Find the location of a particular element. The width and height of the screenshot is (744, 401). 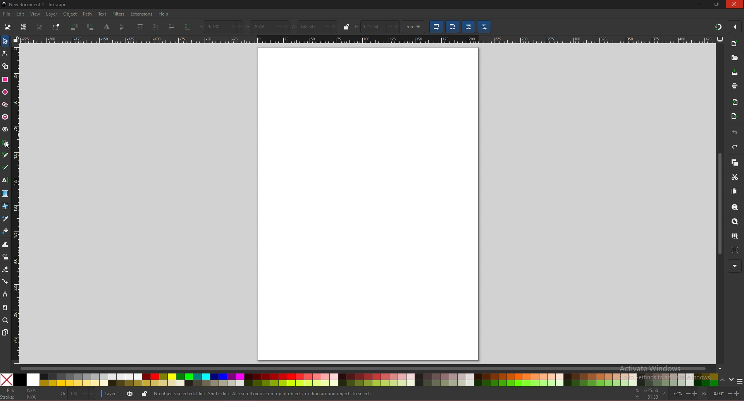

minimize is located at coordinates (699, 4).